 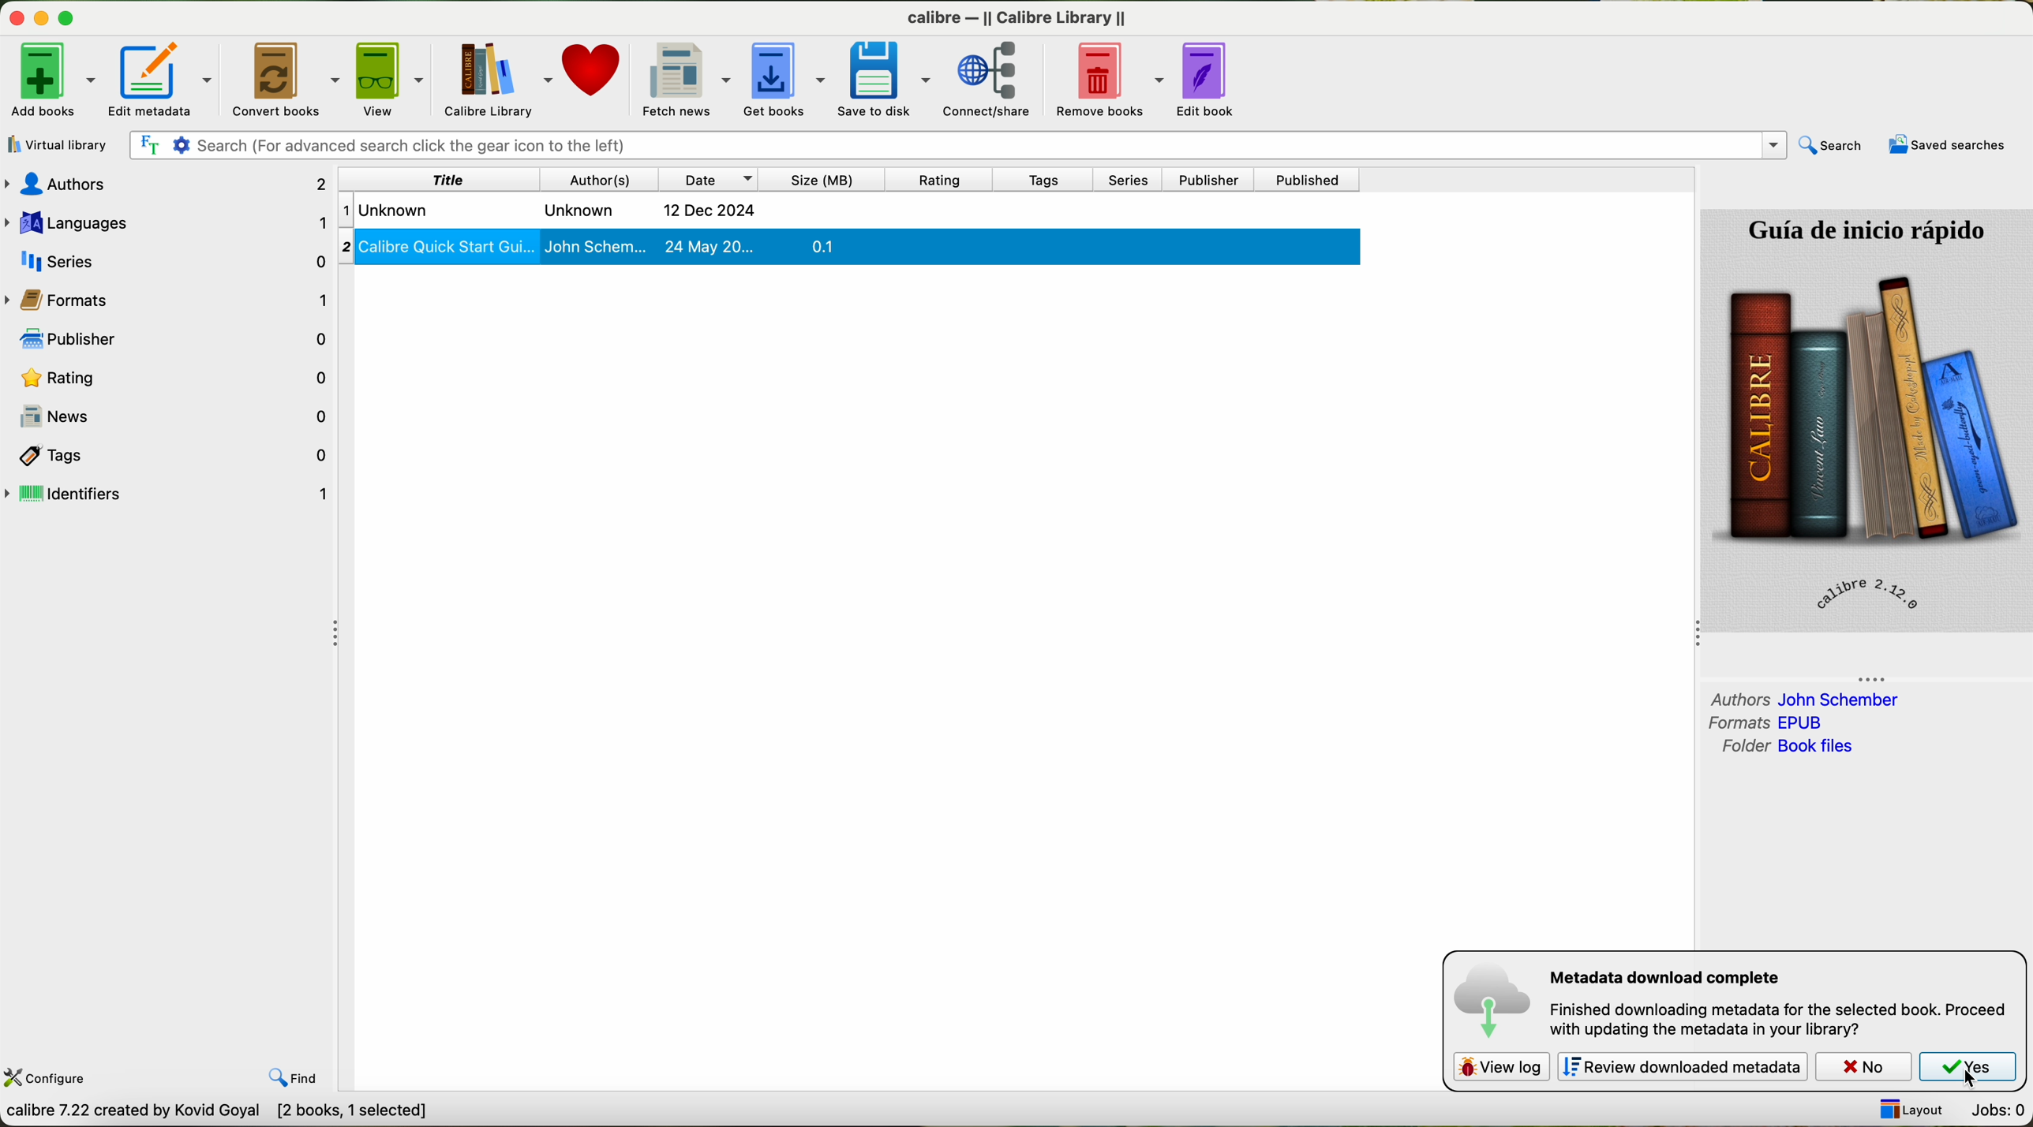 I want to click on layout, so click(x=1912, y=1108).